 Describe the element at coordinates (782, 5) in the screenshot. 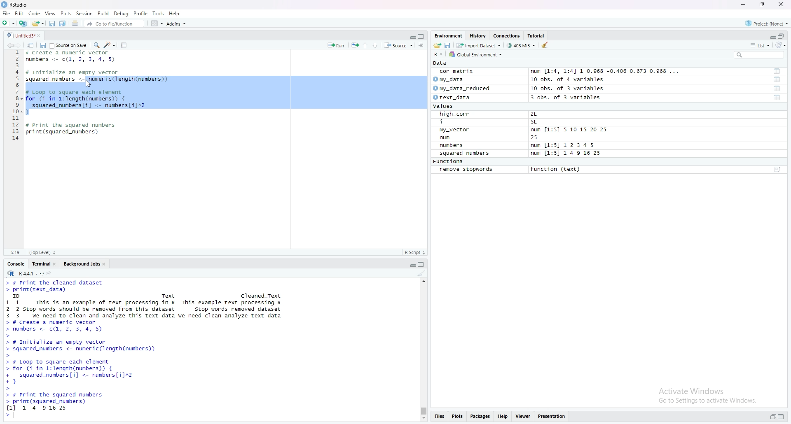

I see `close` at that location.